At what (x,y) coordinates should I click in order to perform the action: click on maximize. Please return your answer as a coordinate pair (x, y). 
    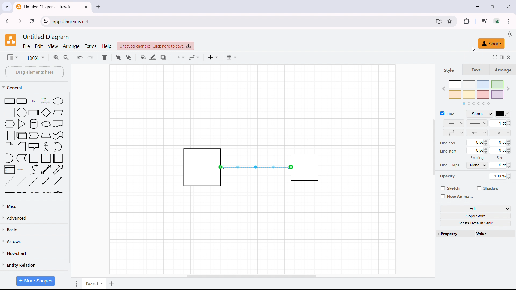
    Looking at the image, I should click on (494, 6).